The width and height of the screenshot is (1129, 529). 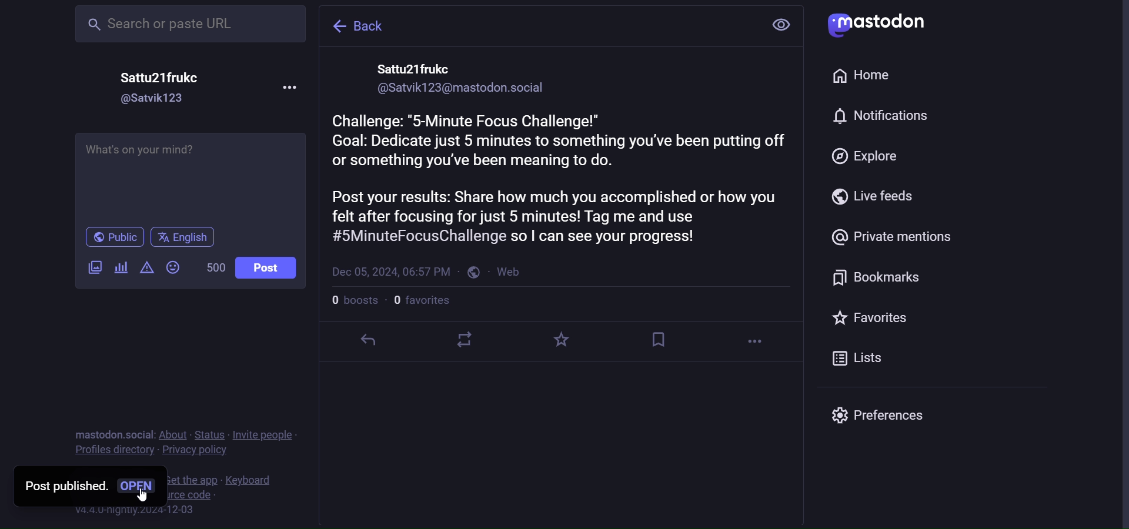 I want to click on live feed, so click(x=869, y=198).